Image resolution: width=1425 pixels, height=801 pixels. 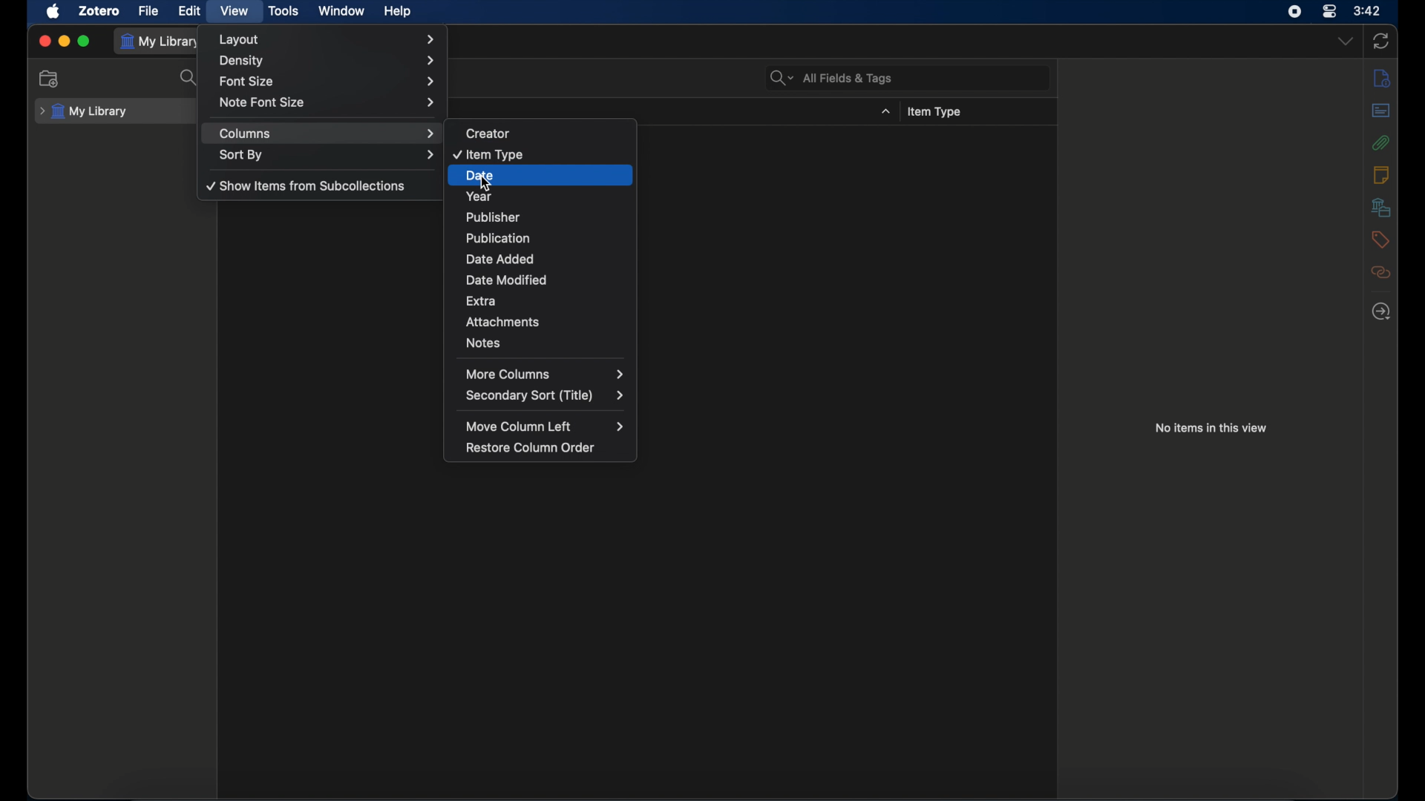 I want to click on date modified, so click(x=538, y=280).